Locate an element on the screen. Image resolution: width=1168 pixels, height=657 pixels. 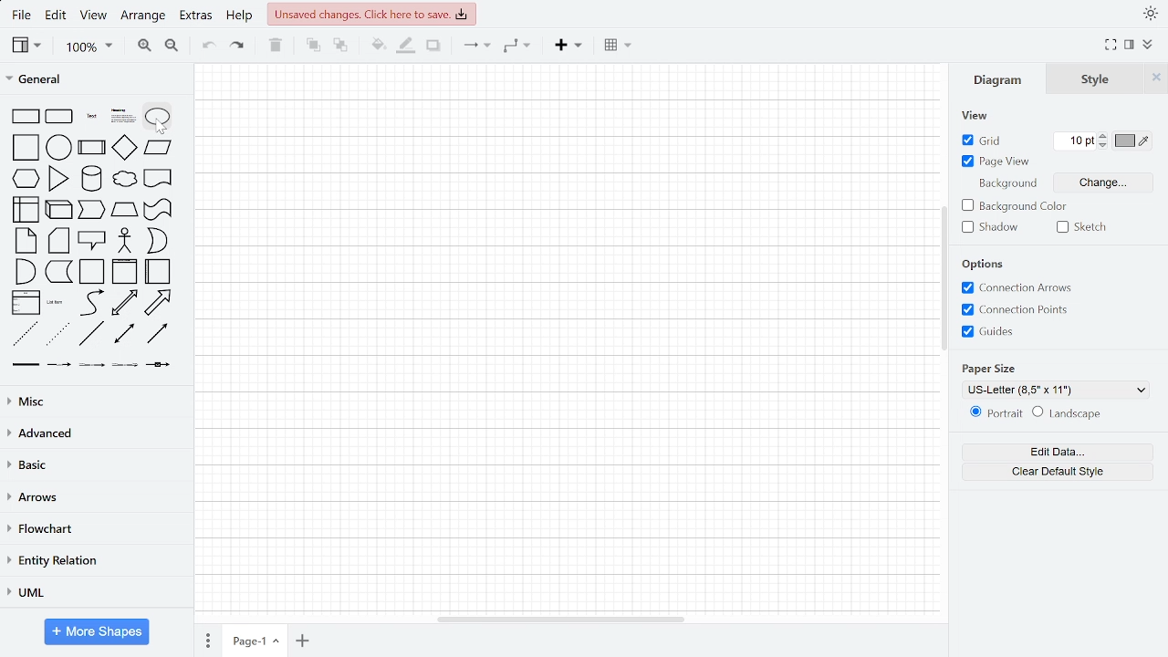
General is located at coordinates (93, 81).